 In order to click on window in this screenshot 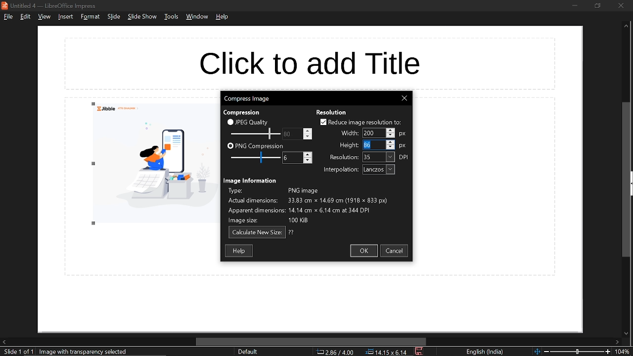, I will do `click(198, 17)`.